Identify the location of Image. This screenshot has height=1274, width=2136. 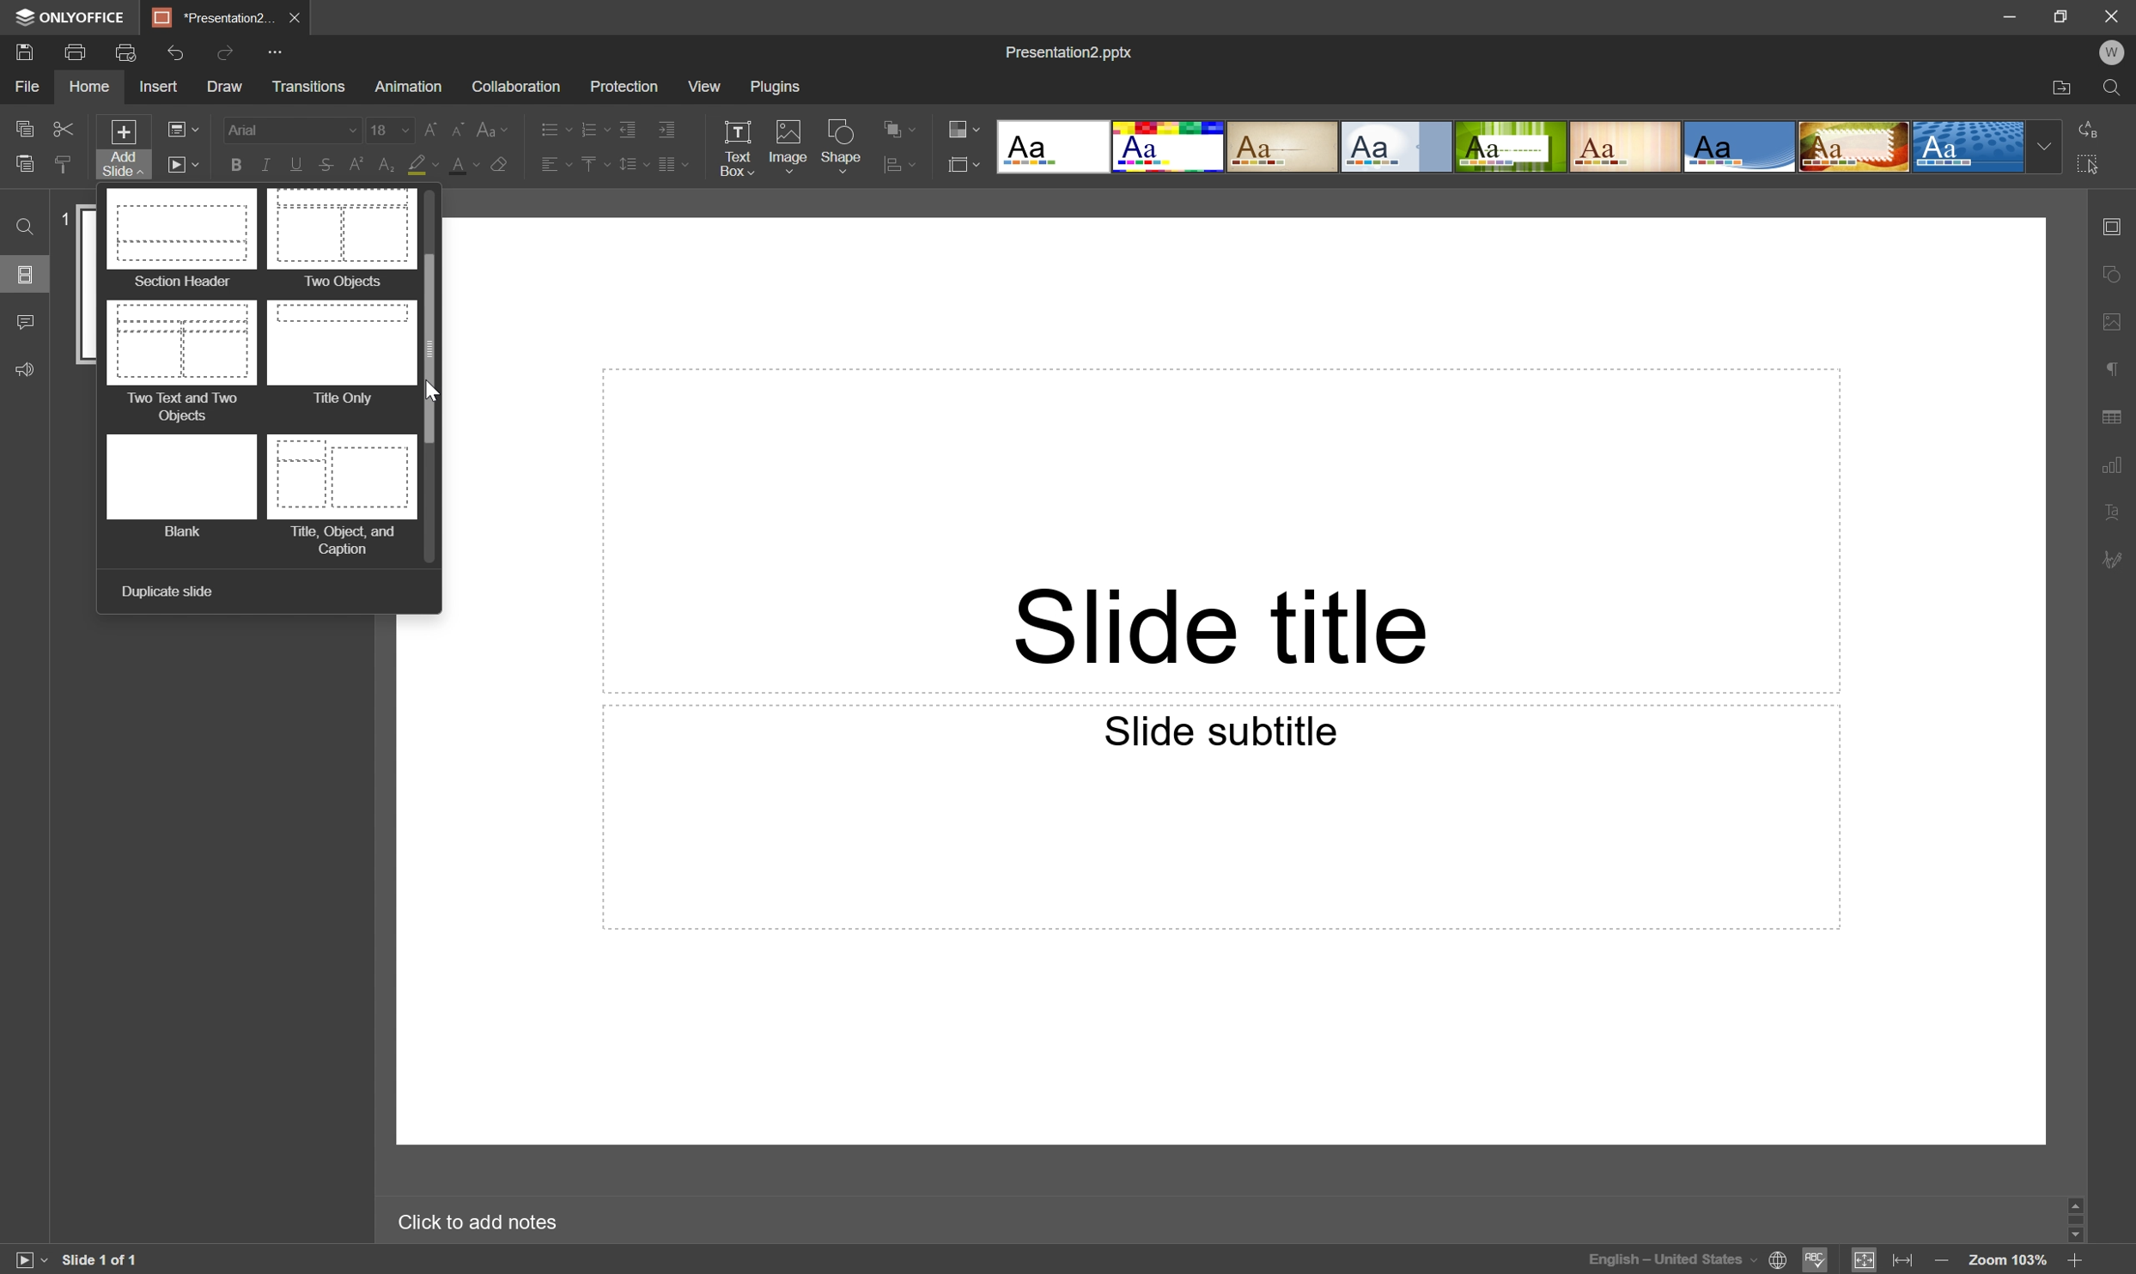
(788, 148).